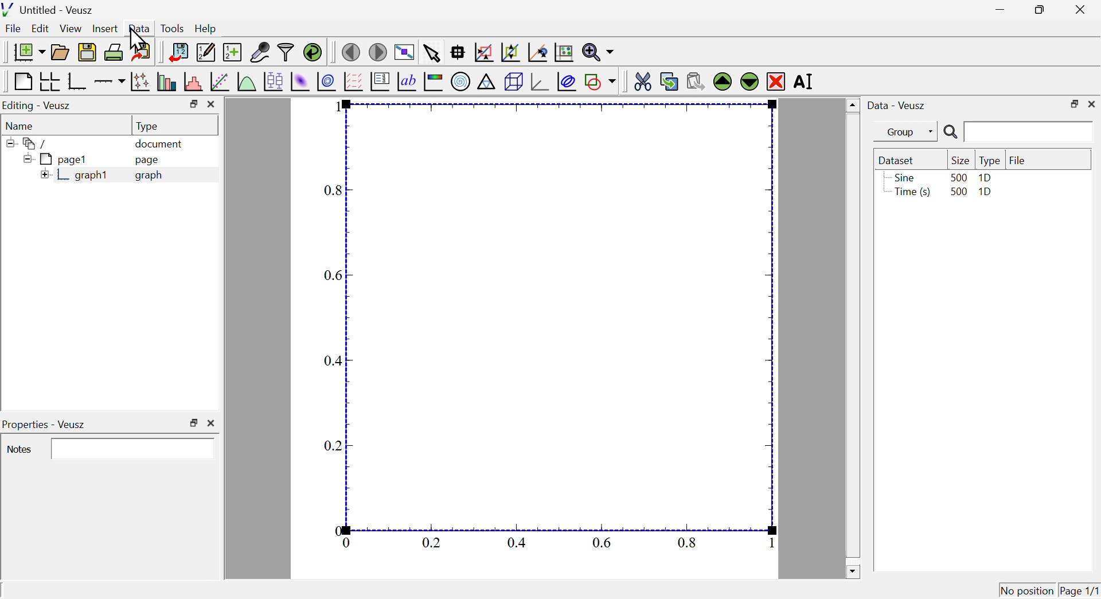 The image size is (1101, 599). Describe the element at coordinates (431, 52) in the screenshot. I see `select items from the graph or scroll` at that location.